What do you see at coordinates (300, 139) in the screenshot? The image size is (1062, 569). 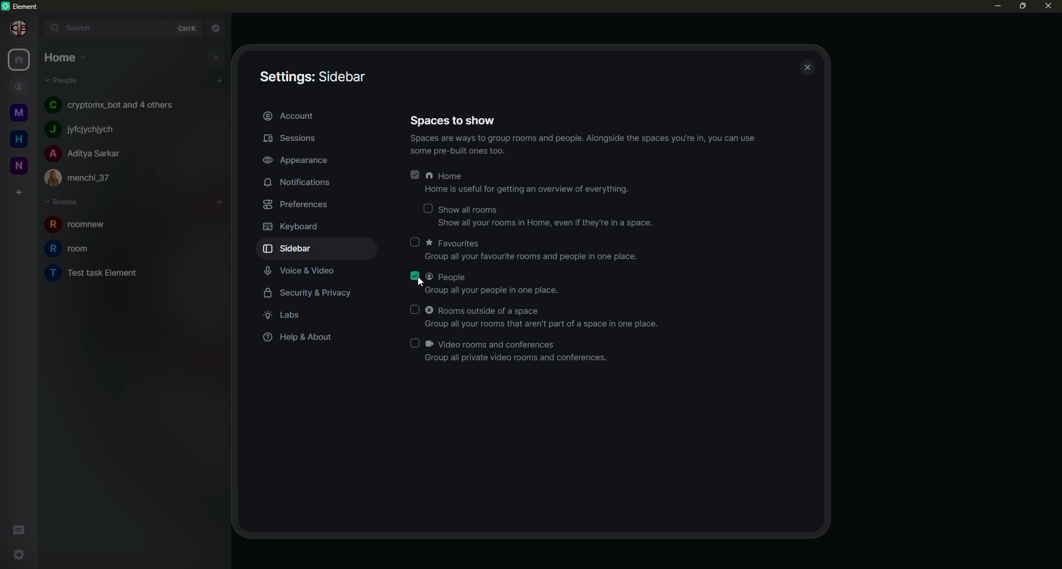 I see `sessions` at bounding box center [300, 139].